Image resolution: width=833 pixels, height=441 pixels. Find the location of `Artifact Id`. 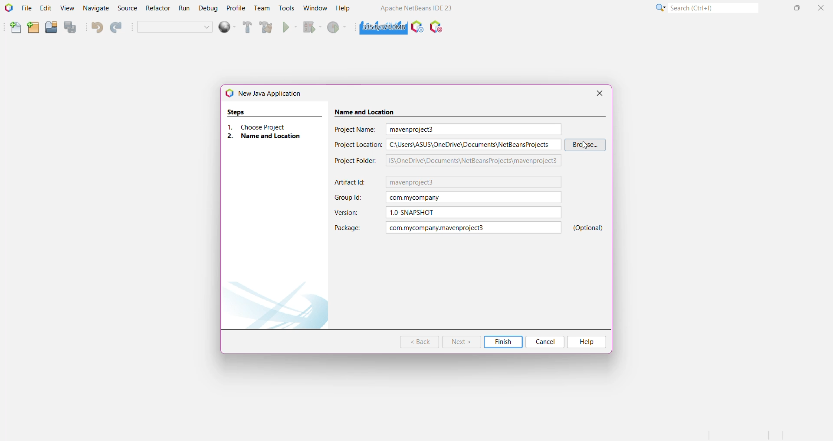

Artifact Id is located at coordinates (352, 183).